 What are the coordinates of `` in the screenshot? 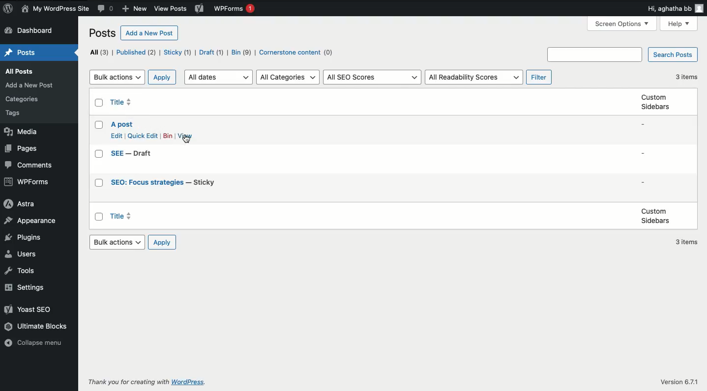 It's located at (19, 70).